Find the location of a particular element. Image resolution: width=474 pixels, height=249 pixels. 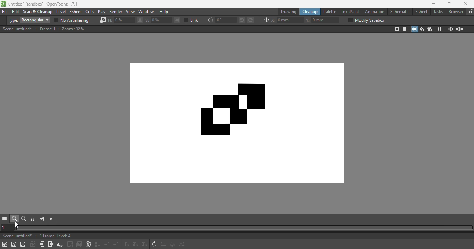

Drawing is located at coordinates (288, 12).